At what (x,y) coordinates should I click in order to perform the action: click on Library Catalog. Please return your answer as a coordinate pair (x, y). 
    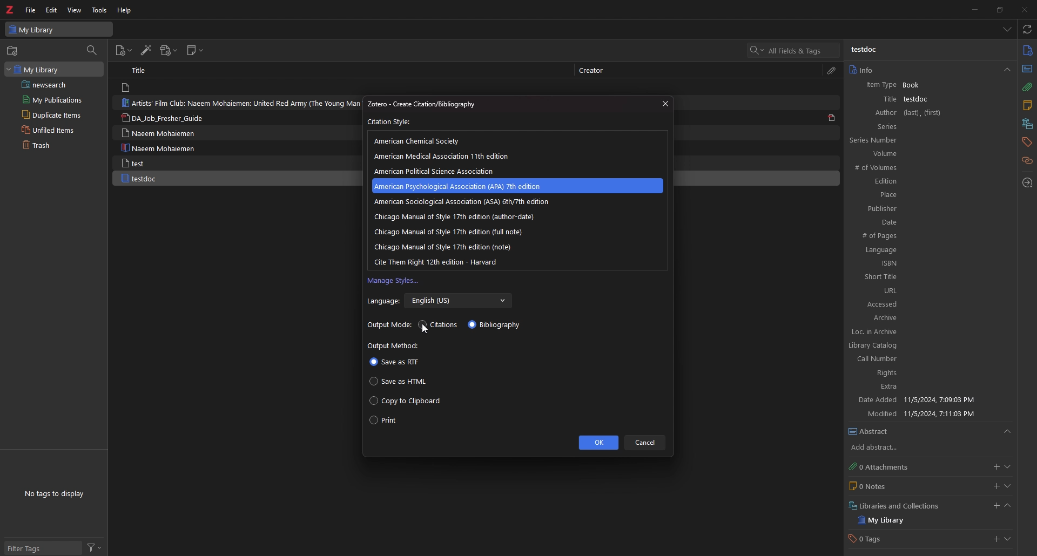
    Looking at the image, I should click on (920, 344).